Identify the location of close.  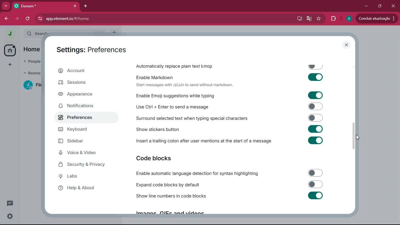
(393, 6).